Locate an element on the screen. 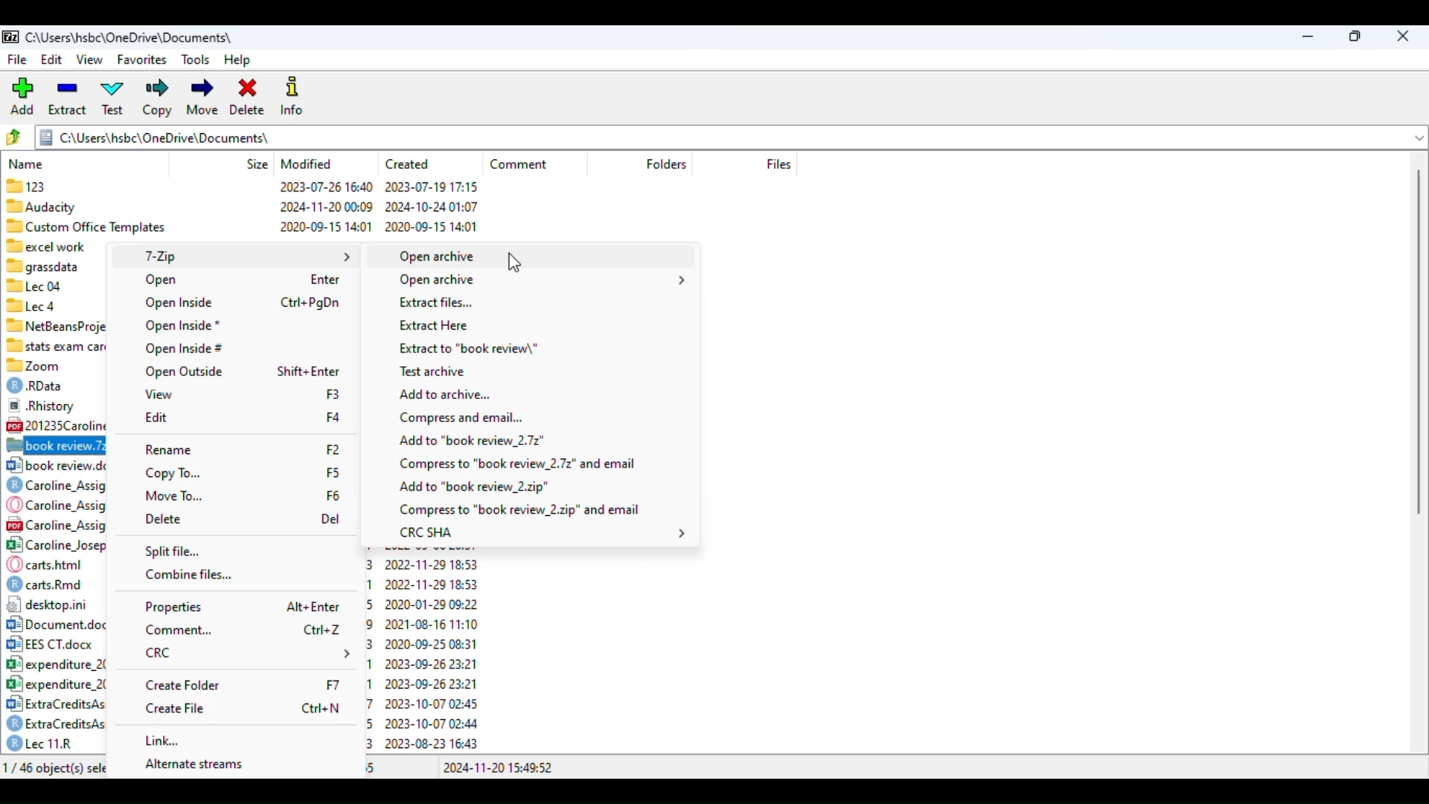  name is located at coordinates (27, 164).